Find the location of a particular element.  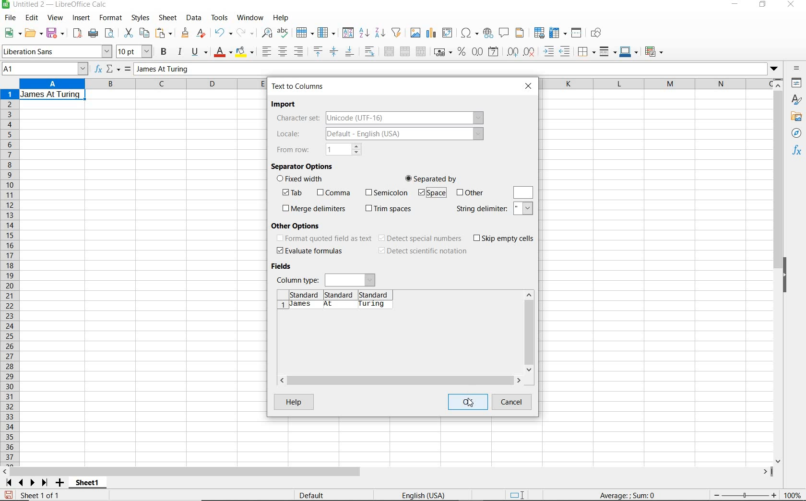

freeze rows and columns is located at coordinates (558, 33).